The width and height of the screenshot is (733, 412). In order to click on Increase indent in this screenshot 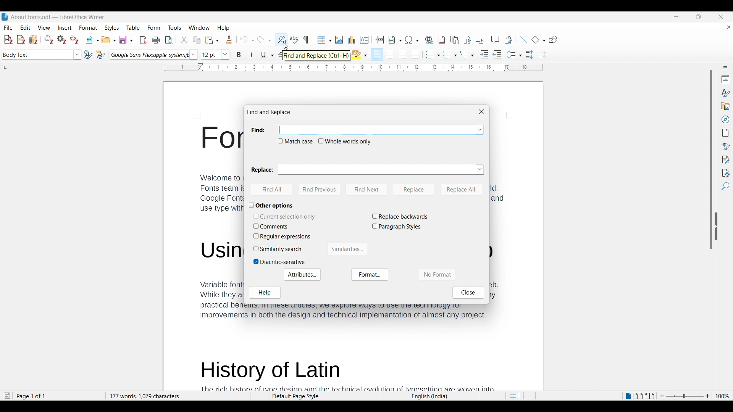, I will do `click(484, 54)`.